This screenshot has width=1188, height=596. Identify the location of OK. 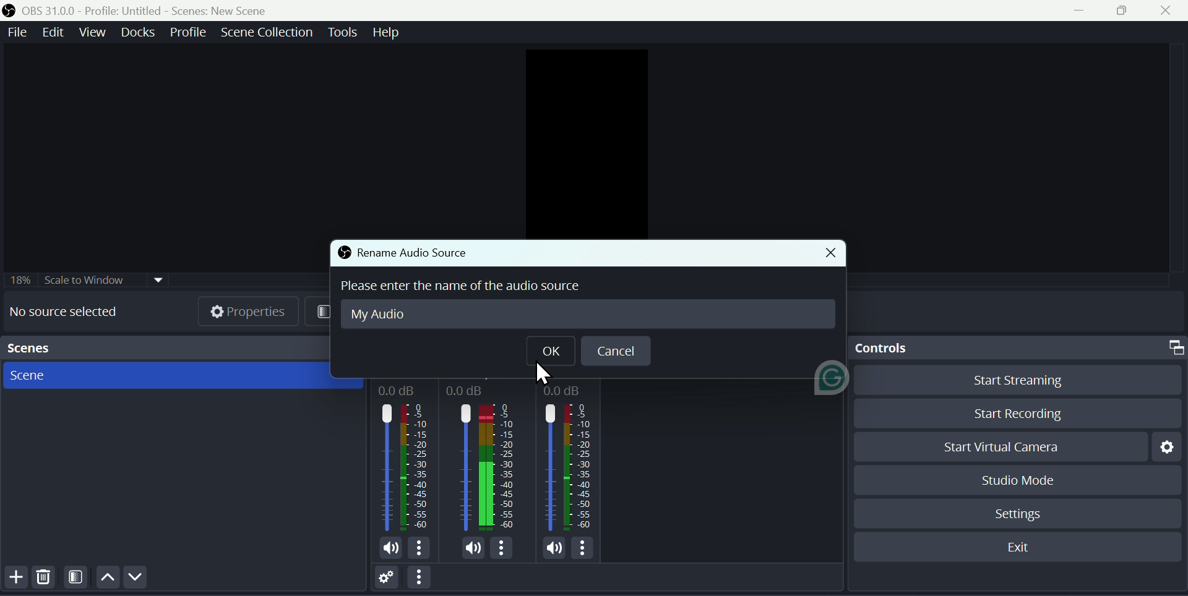
(549, 350).